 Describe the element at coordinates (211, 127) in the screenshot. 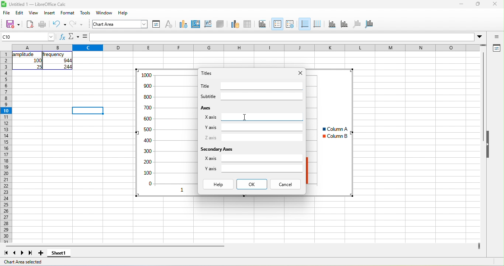

I see `Y axis` at that location.